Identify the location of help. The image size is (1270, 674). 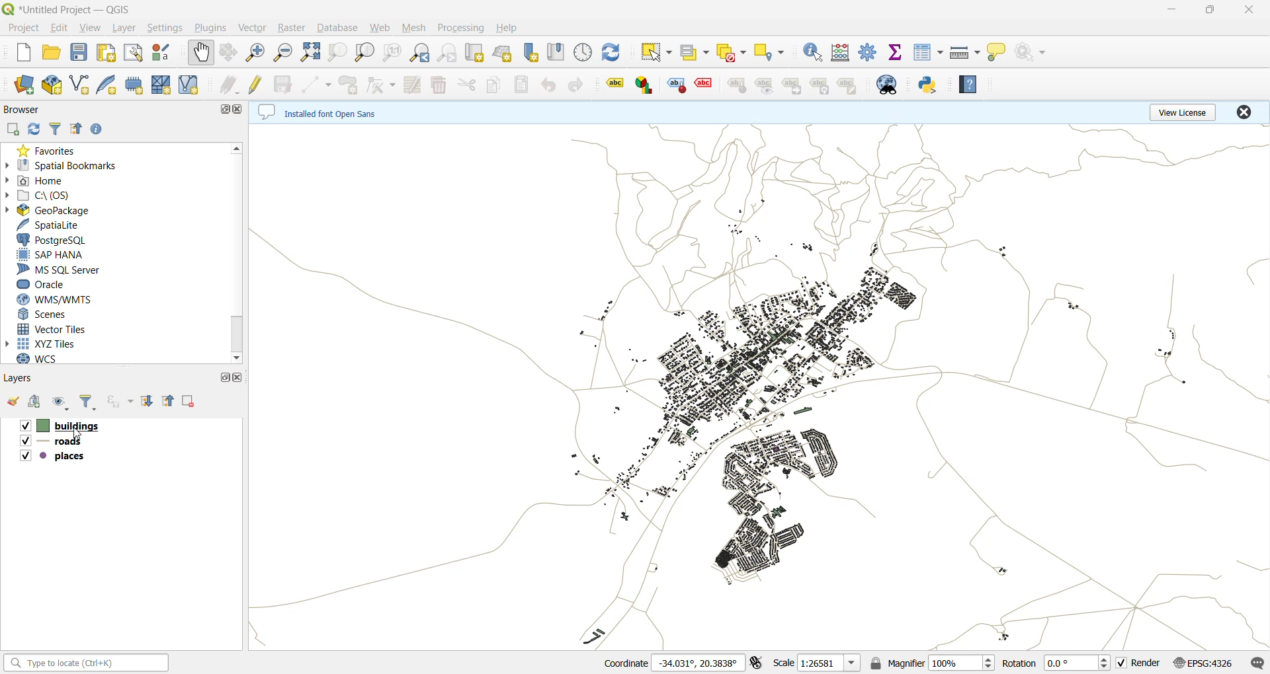
(510, 28).